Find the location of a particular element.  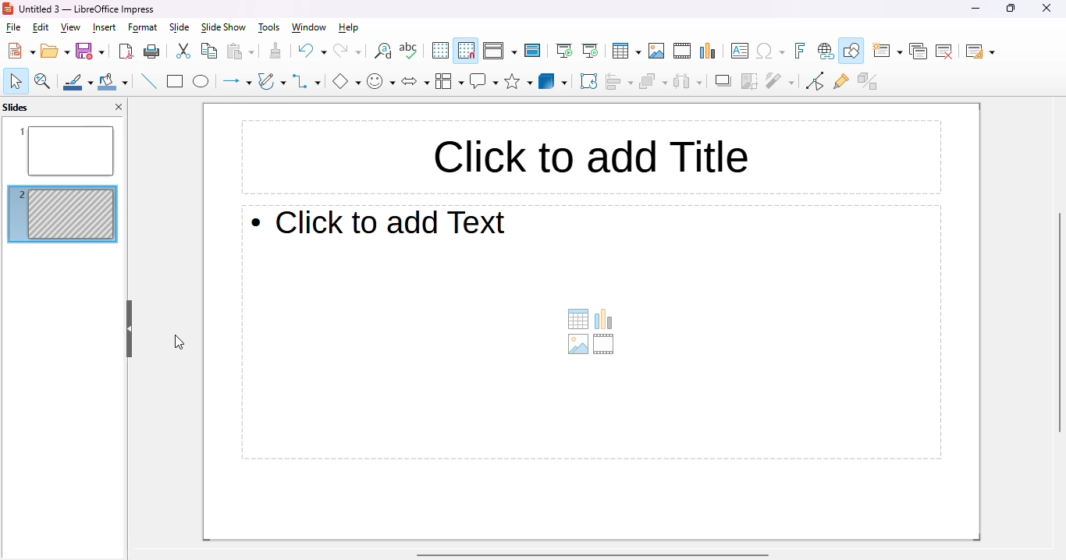

block arrows is located at coordinates (416, 83).